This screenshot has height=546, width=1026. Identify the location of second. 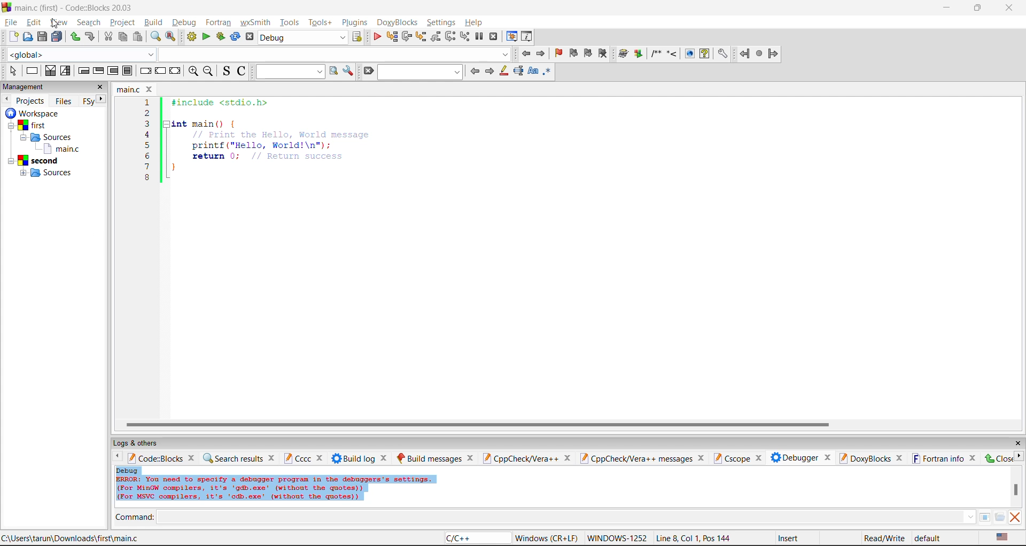
(37, 161).